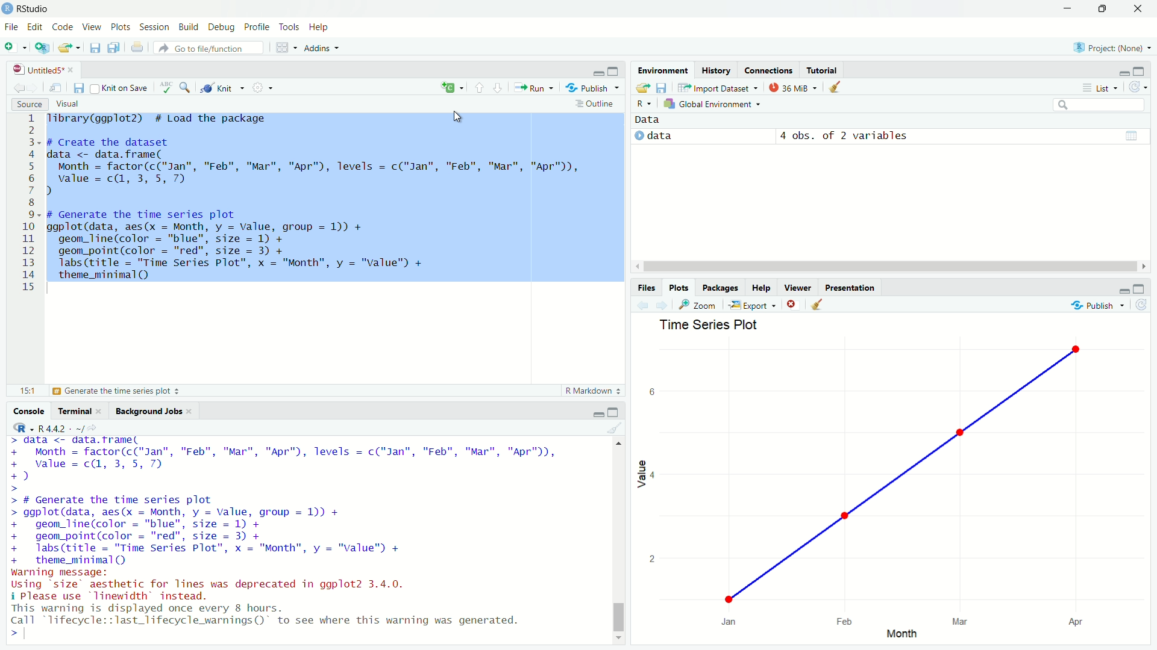  What do you see at coordinates (323, 28) in the screenshot?
I see `help` at bounding box center [323, 28].